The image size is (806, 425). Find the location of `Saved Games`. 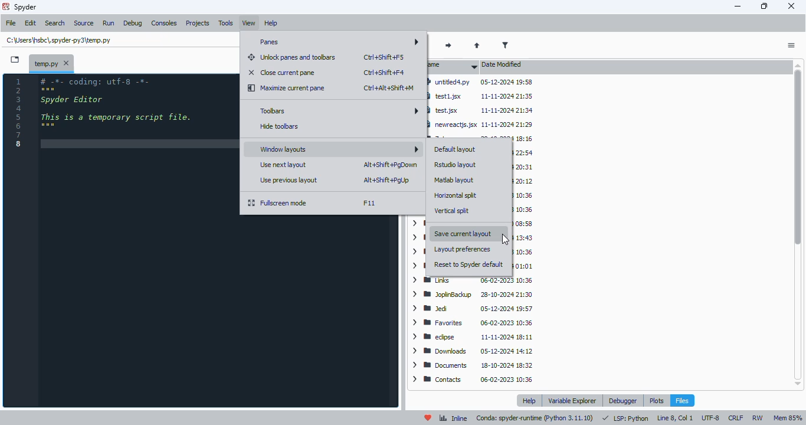

Saved Games is located at coordinates (521, 209).